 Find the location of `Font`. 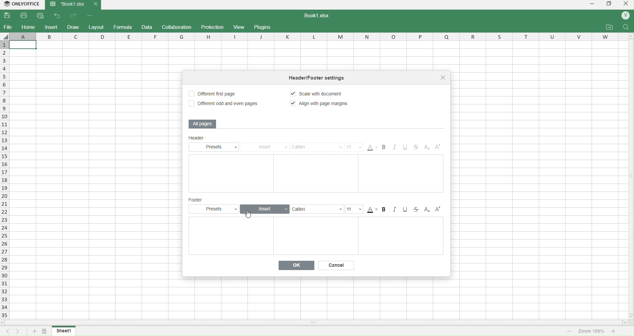

Font is located at coordinates (316, 209).